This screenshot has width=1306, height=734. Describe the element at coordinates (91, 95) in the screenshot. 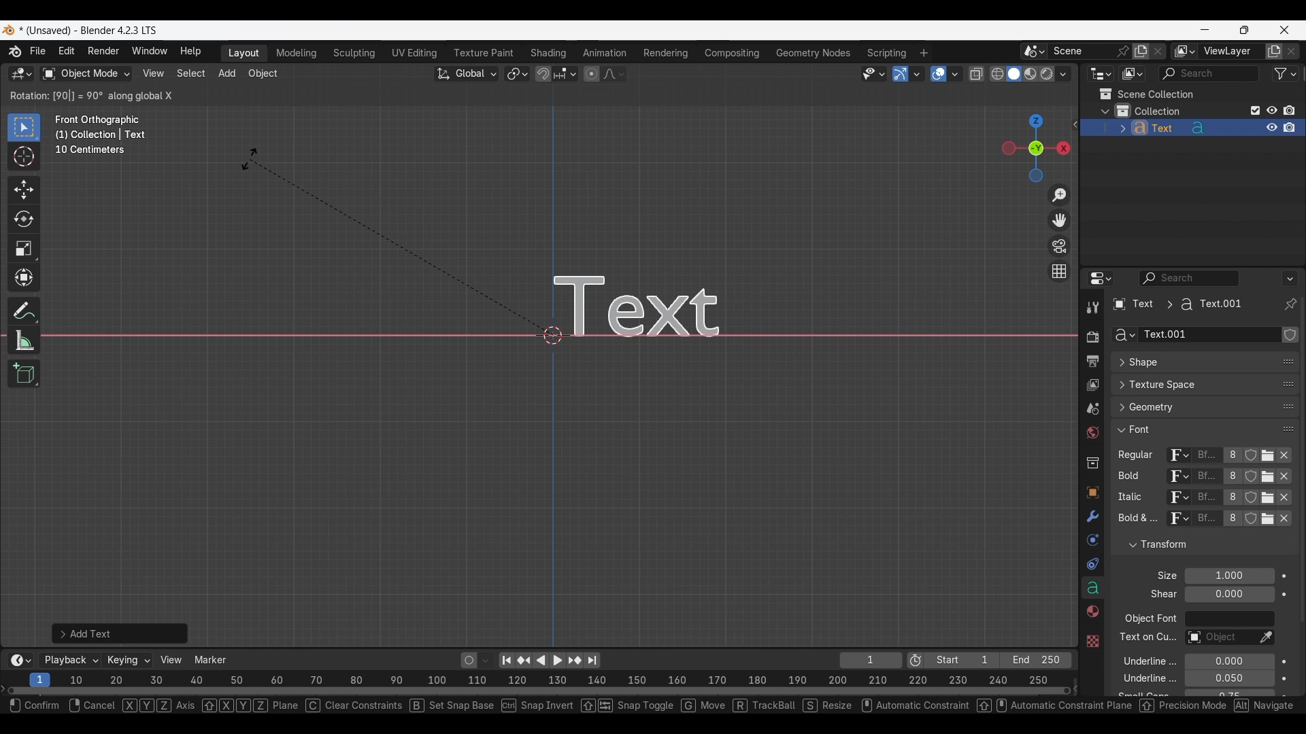

I see `Details of current rotation changed` at that location.